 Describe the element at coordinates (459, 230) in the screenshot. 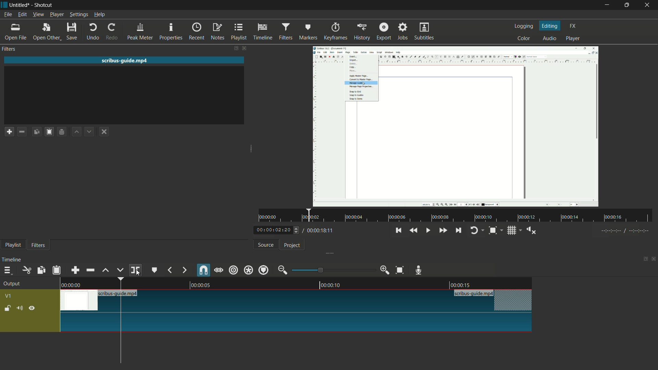

I see `skip to the next point` at that location.